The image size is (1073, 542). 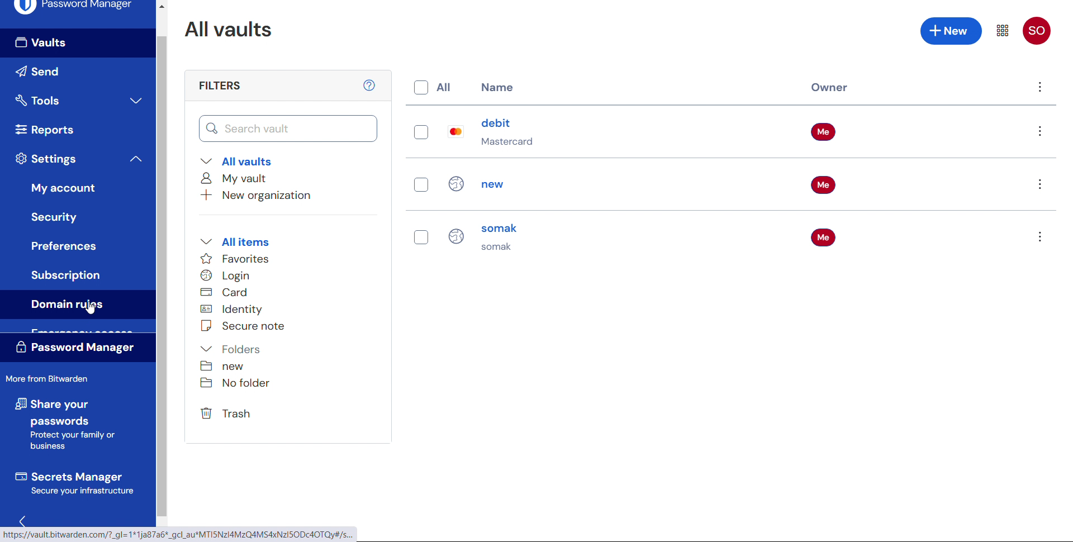 I want to click on Owner, so click(x=827, y=88).